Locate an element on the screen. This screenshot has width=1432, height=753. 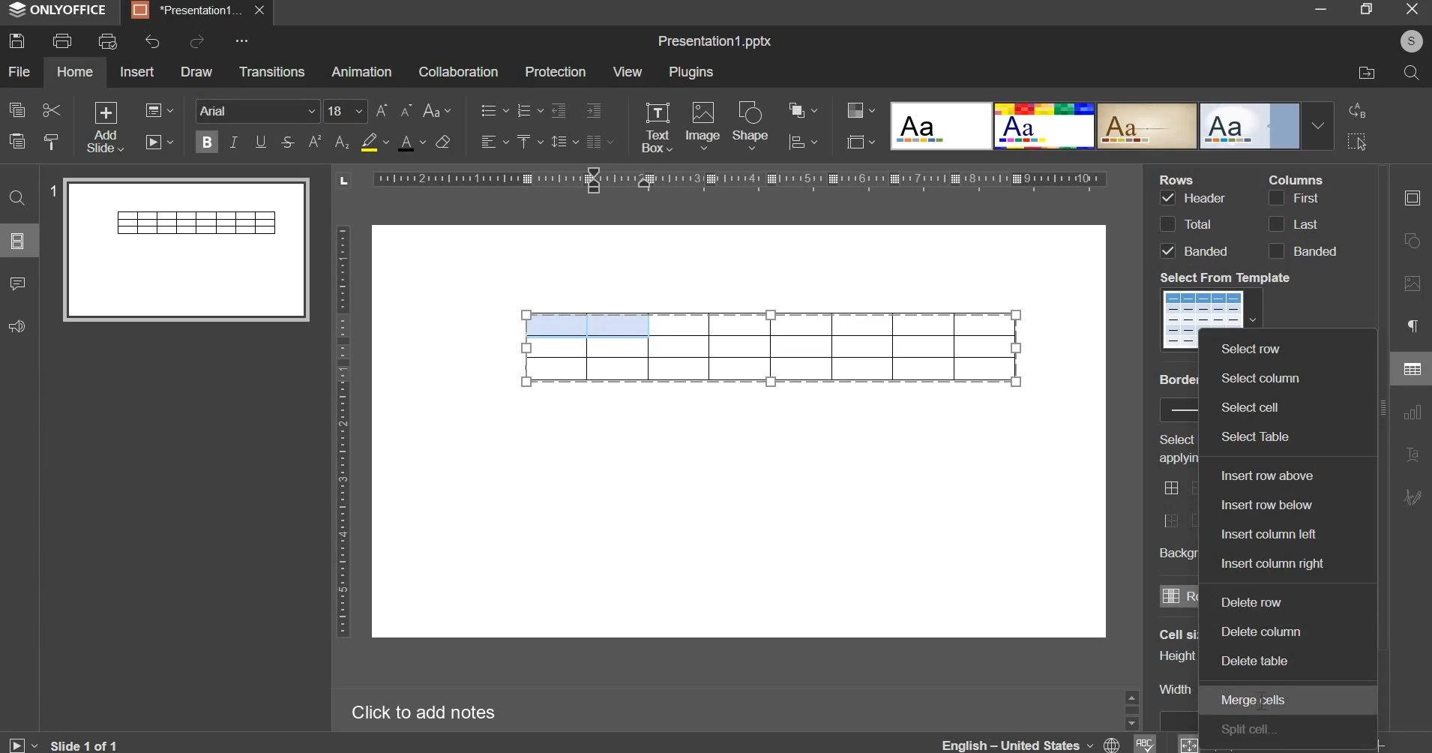
undo is located at coordinates (153, 41).